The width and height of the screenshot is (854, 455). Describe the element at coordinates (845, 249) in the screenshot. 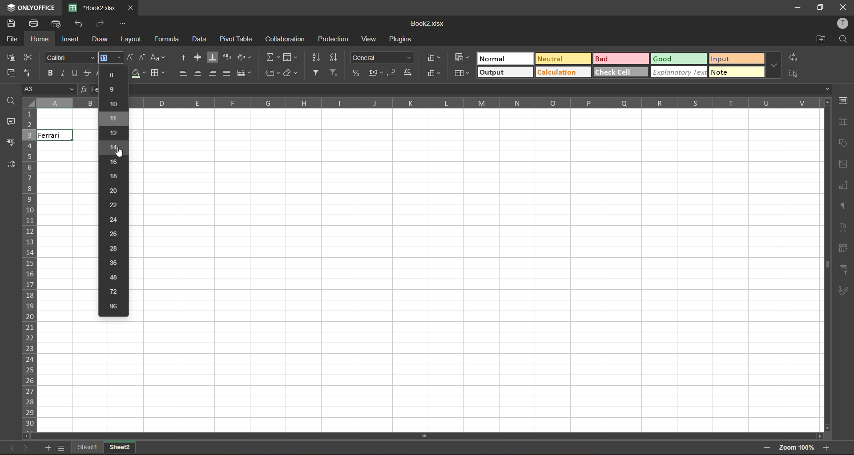

I see `pivot table` at that location.